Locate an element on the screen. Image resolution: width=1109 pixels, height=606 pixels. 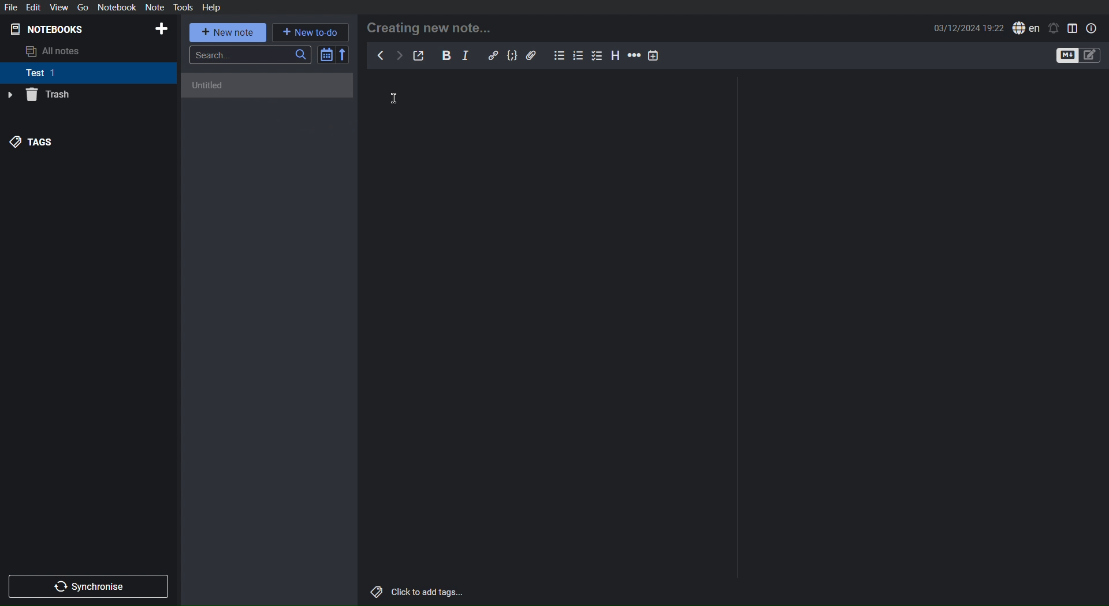
Tags is located at coordinates (32, 143).